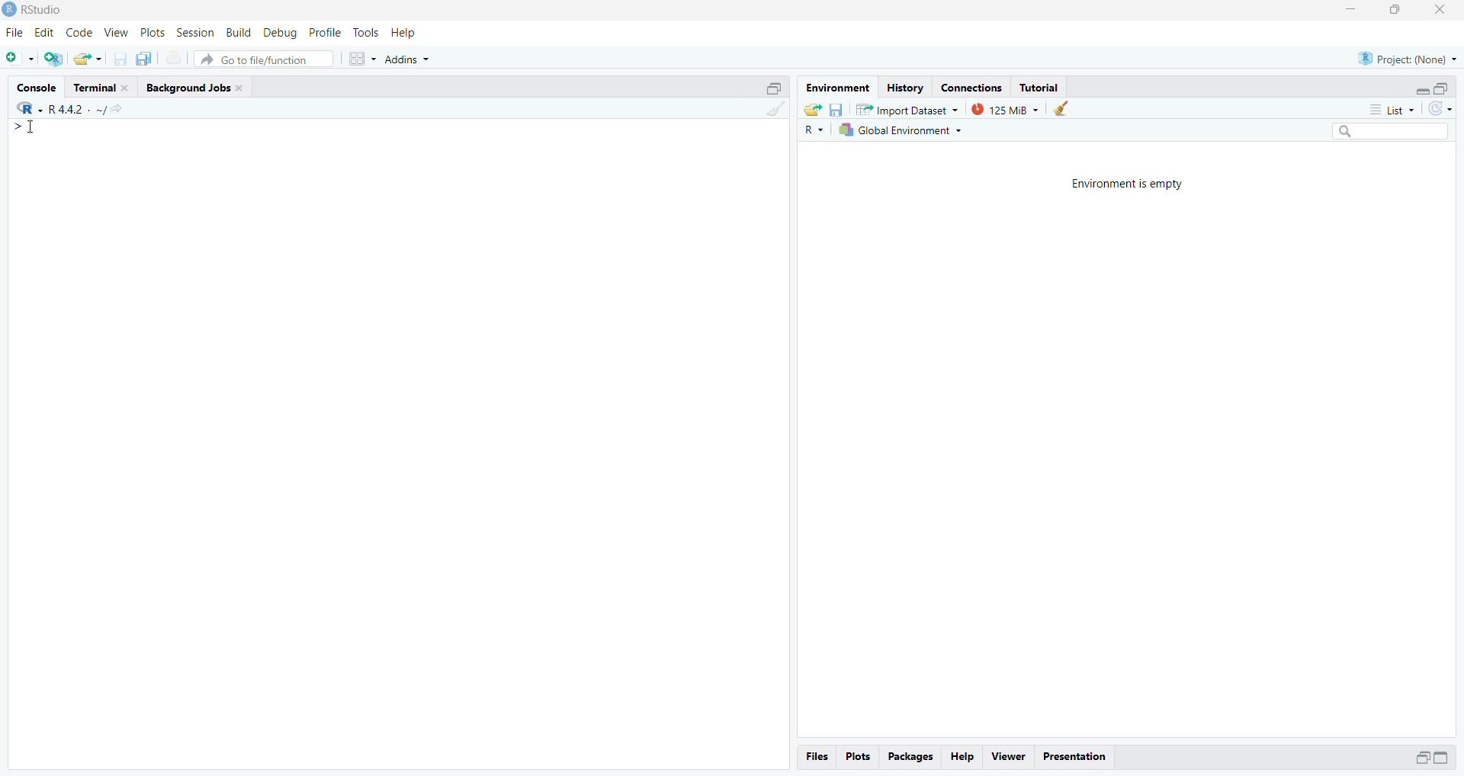 This screenshot has height=776, width=1464. What do you see at coordinates (1421, 759) in the screenshot?
I see `minimize` at bounding box center [1421, 759].